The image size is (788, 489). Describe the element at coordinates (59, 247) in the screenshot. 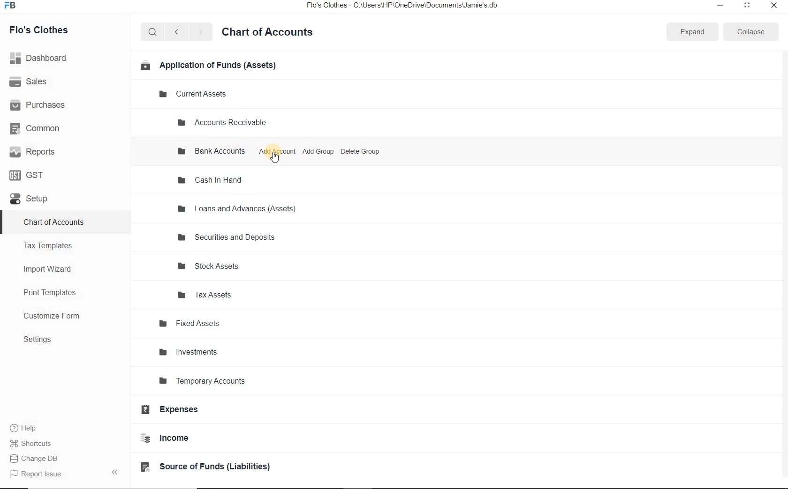

I see `Tax Templates` at that location.